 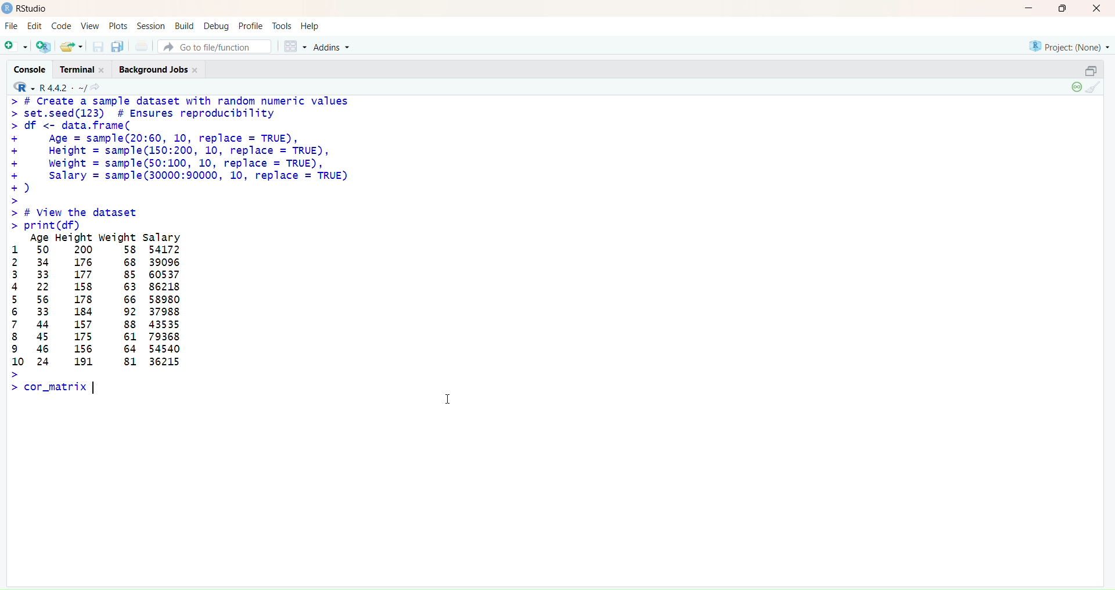 What do you see at coordinates (1071, 48) in the screenshot?
I see `Project (None)` at bounding box center [1071, 48].